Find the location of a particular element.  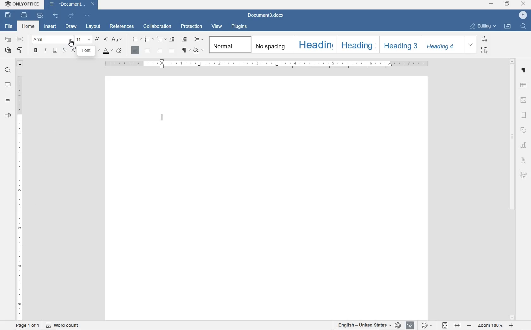

SCROLLBAR is located at coordinates (513, 189).